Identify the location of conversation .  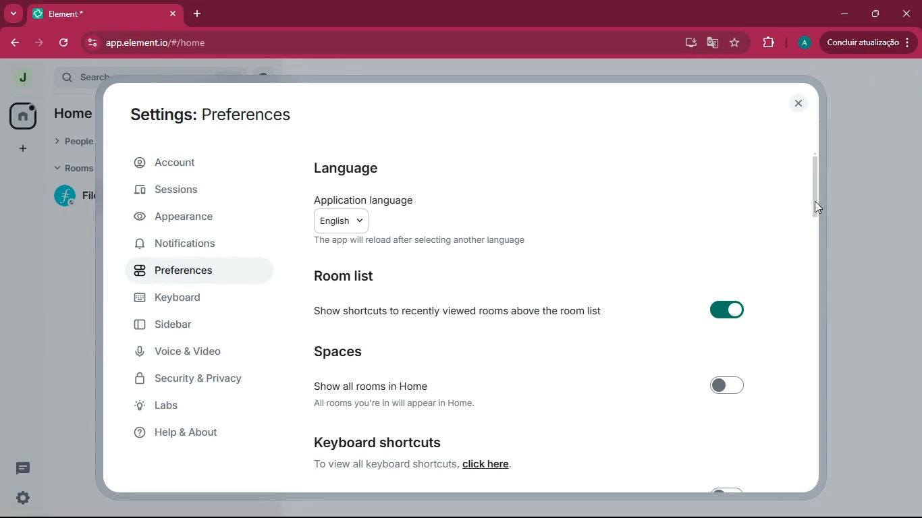
(22, 468).